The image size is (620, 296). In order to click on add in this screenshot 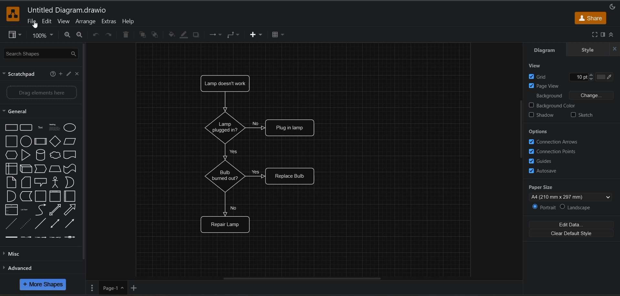, I will do `click(60, 74)`.